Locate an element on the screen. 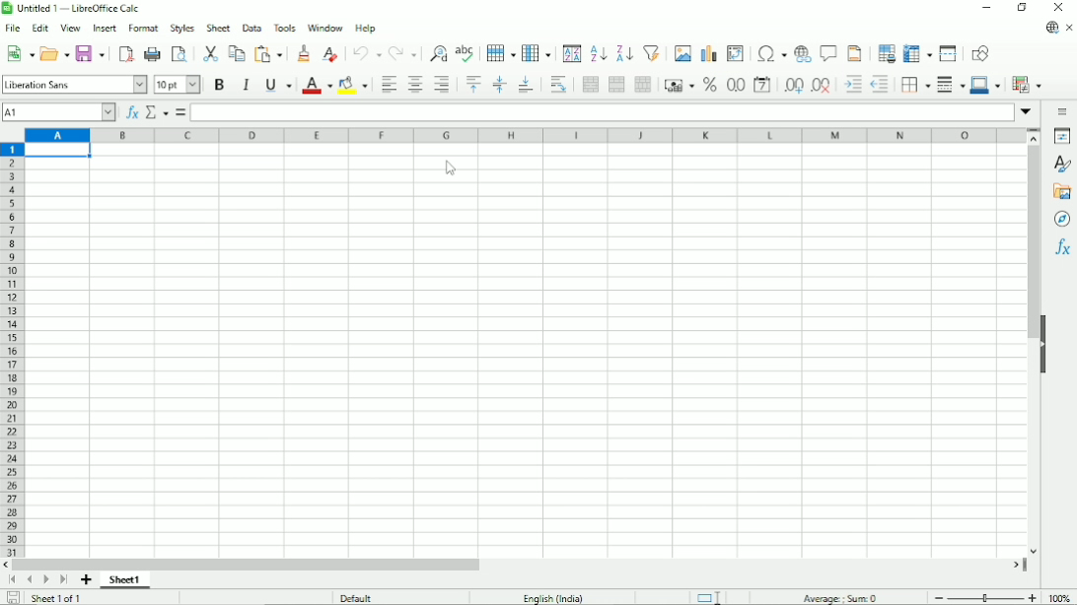 The image size is (1077, 605). Align left is located at coordinates (389, 85).